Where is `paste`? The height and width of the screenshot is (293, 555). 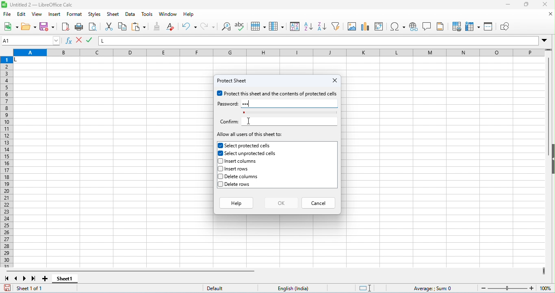
paste is located at coordinates (139, 27).